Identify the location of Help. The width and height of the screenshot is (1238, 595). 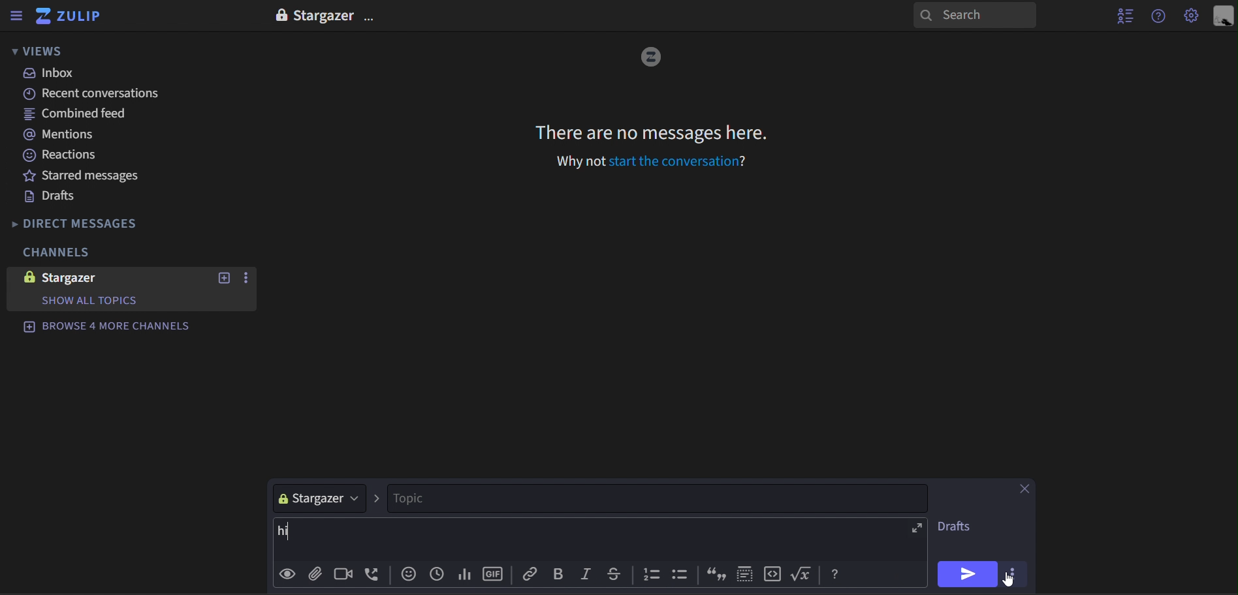
(840, 576).